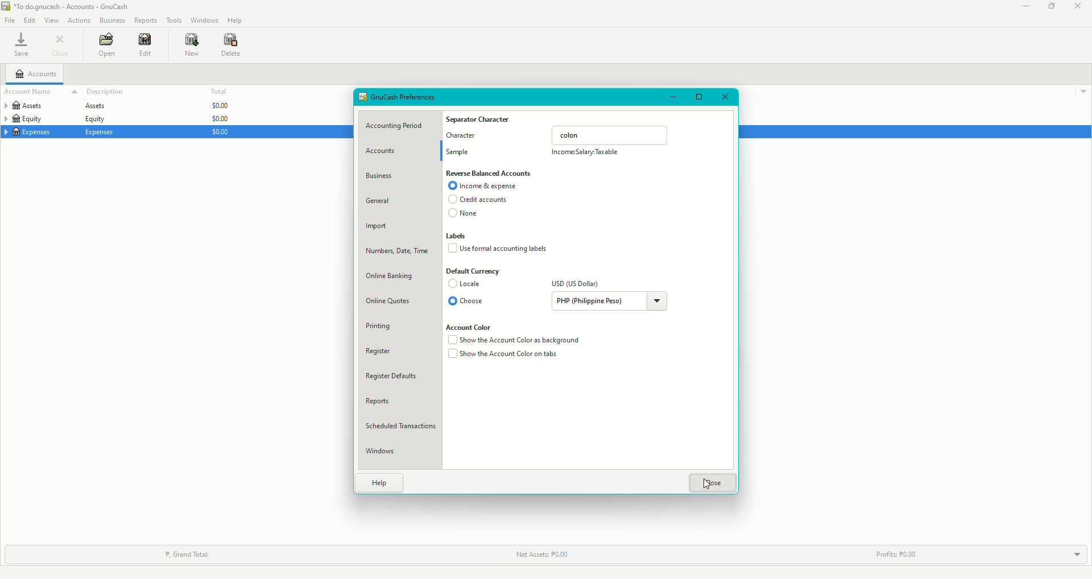 The width and height of the screenshot is (1092, 579). Describe the element at coordinates (477, 200) in the screenshot. I see `Credit accounts` at that location.